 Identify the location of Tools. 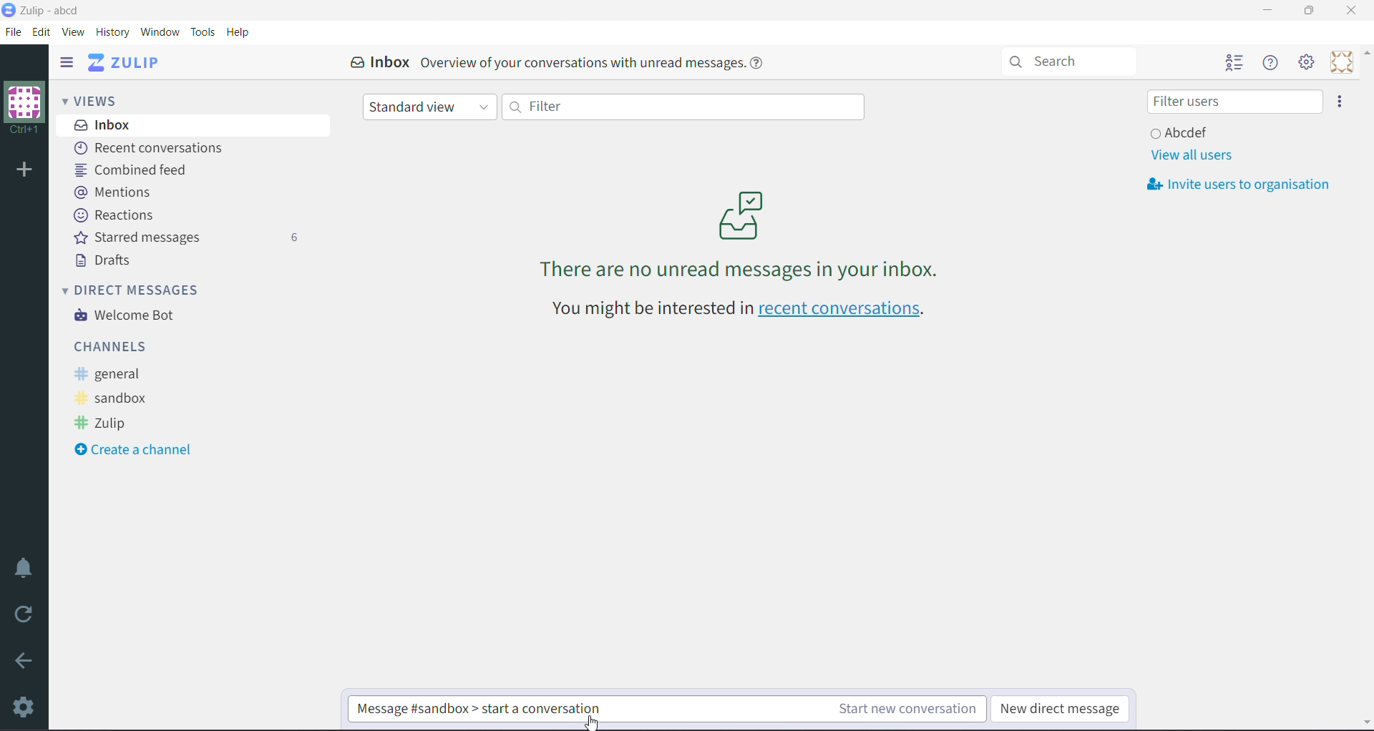
(203, 32).